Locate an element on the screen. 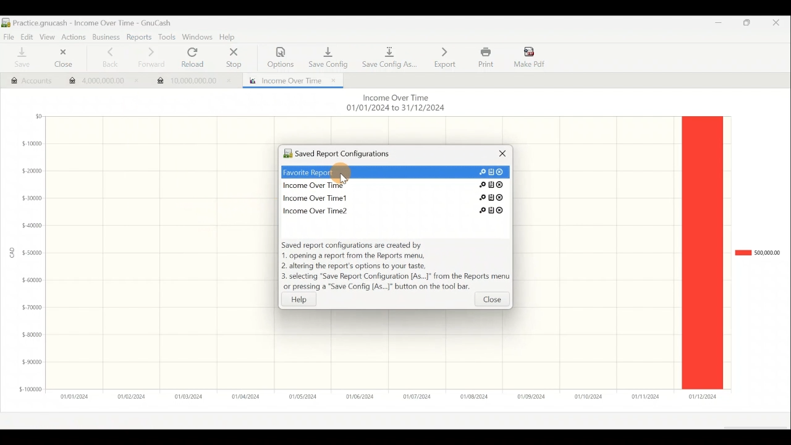  Cursor is located at coordinates (344, 176).